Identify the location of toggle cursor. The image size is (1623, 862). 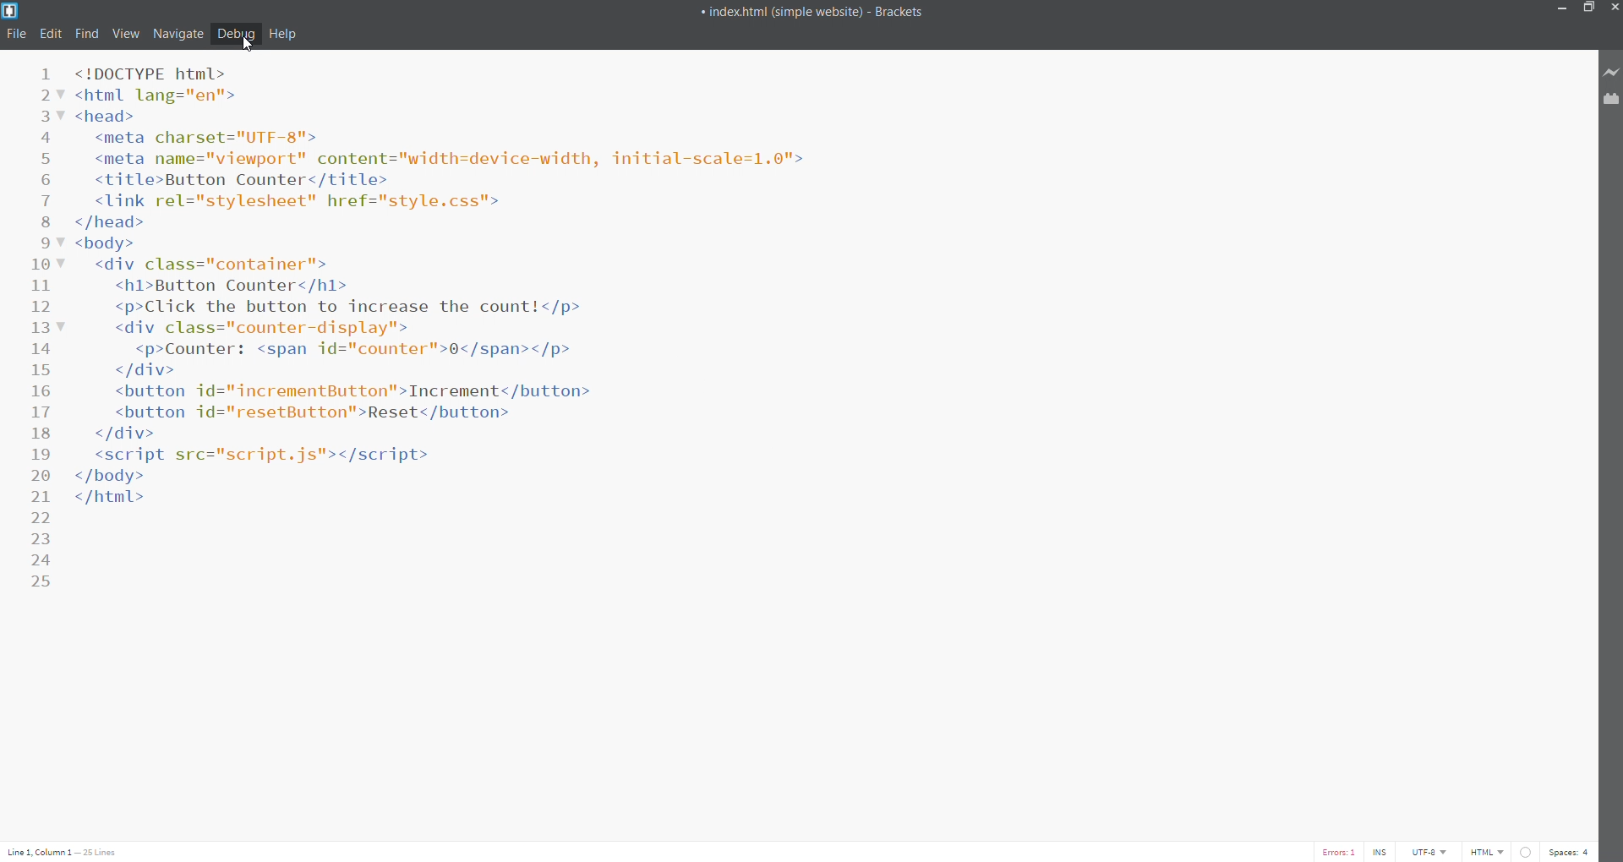
(1382, 852).